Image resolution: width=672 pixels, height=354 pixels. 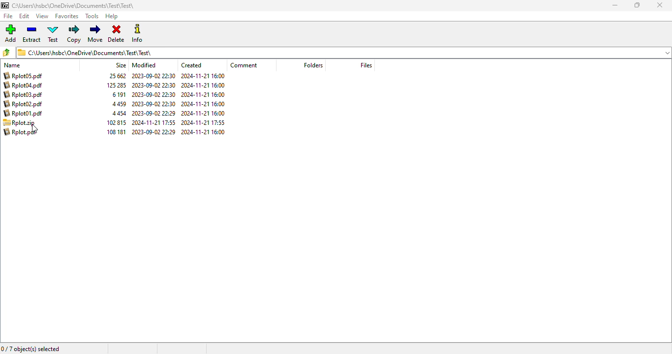 What do you see at coordinates (638, 5) in the screenshot?
I see `maximize` at bounding box center [638, 5].